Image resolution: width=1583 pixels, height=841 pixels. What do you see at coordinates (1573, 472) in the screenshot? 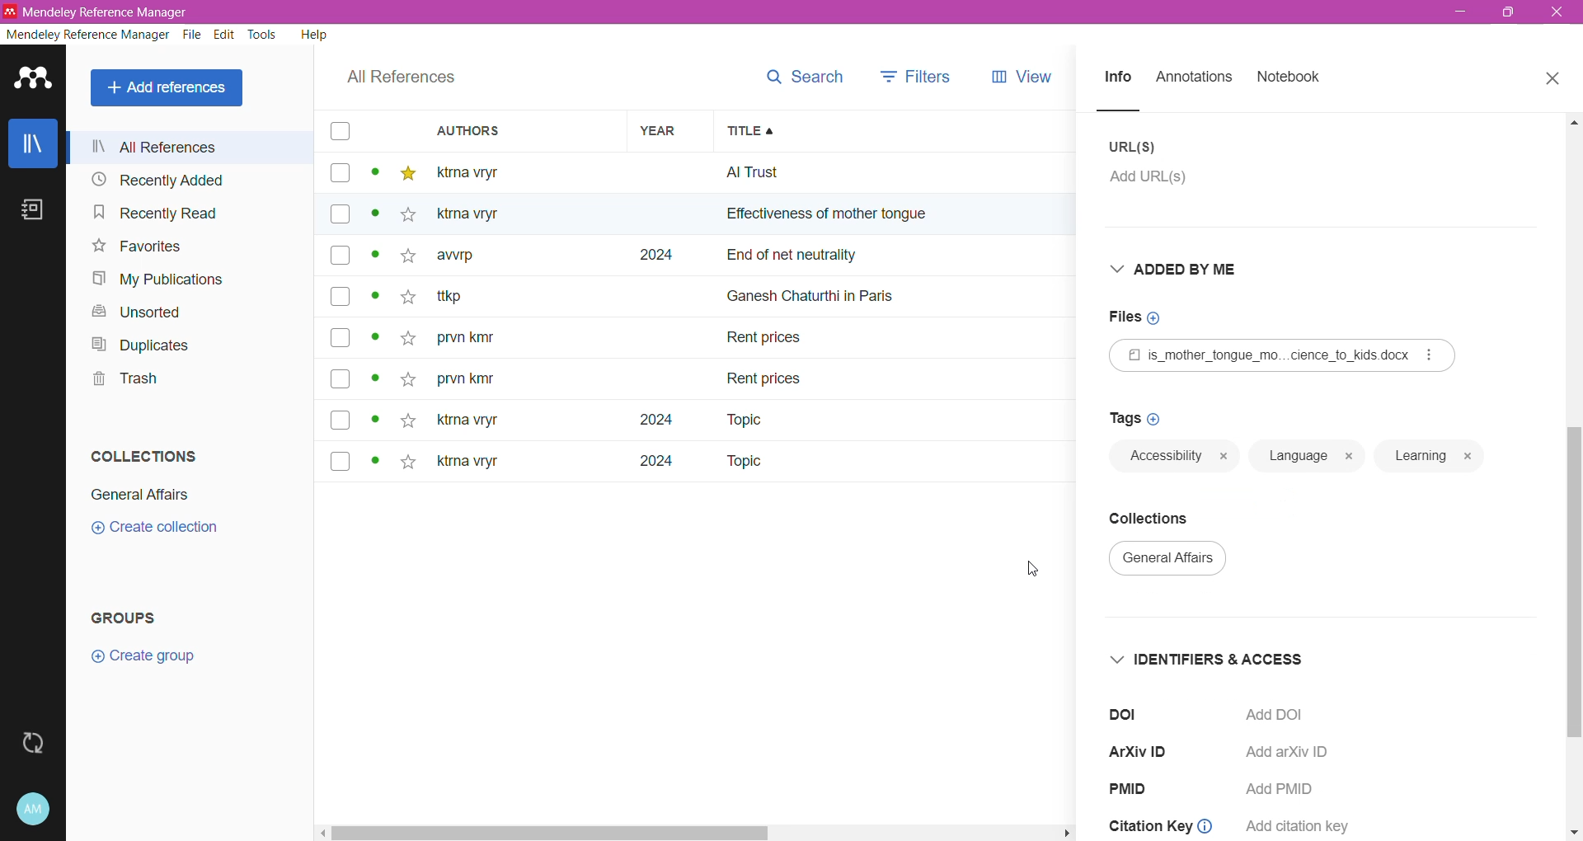
I see `Vertical Scroll Bar dragged to final position` at bounding box center [1573, 472].